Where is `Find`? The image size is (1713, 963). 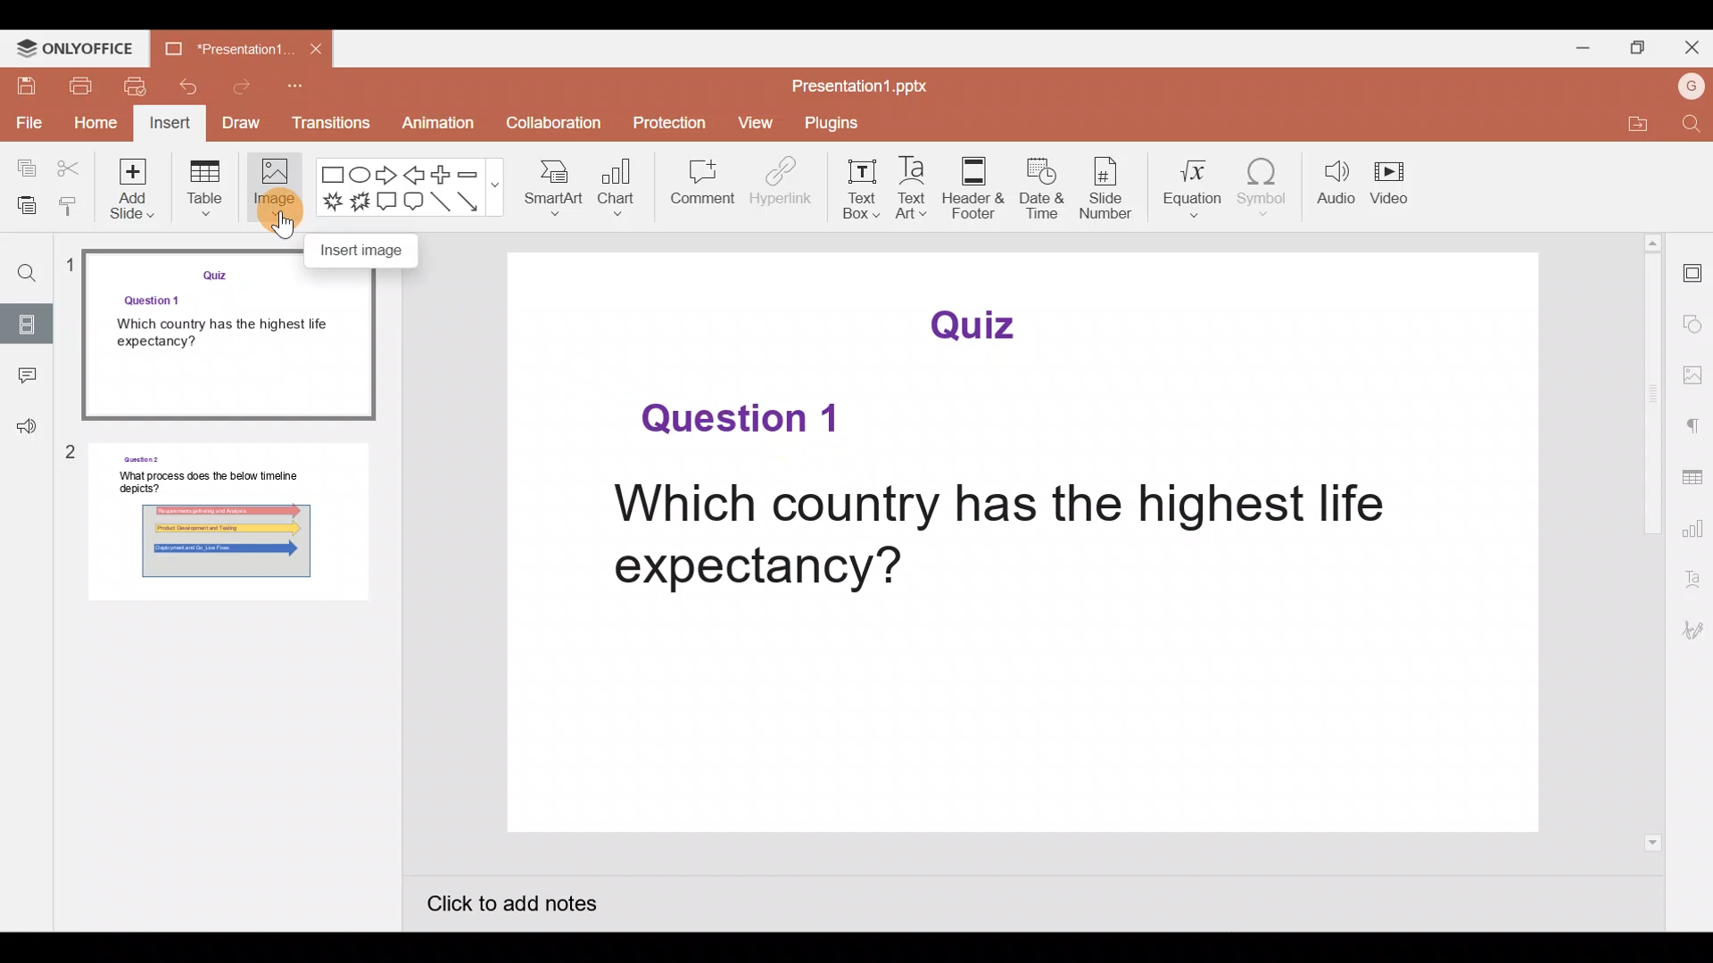
Find is located at coordinates (21, 267).